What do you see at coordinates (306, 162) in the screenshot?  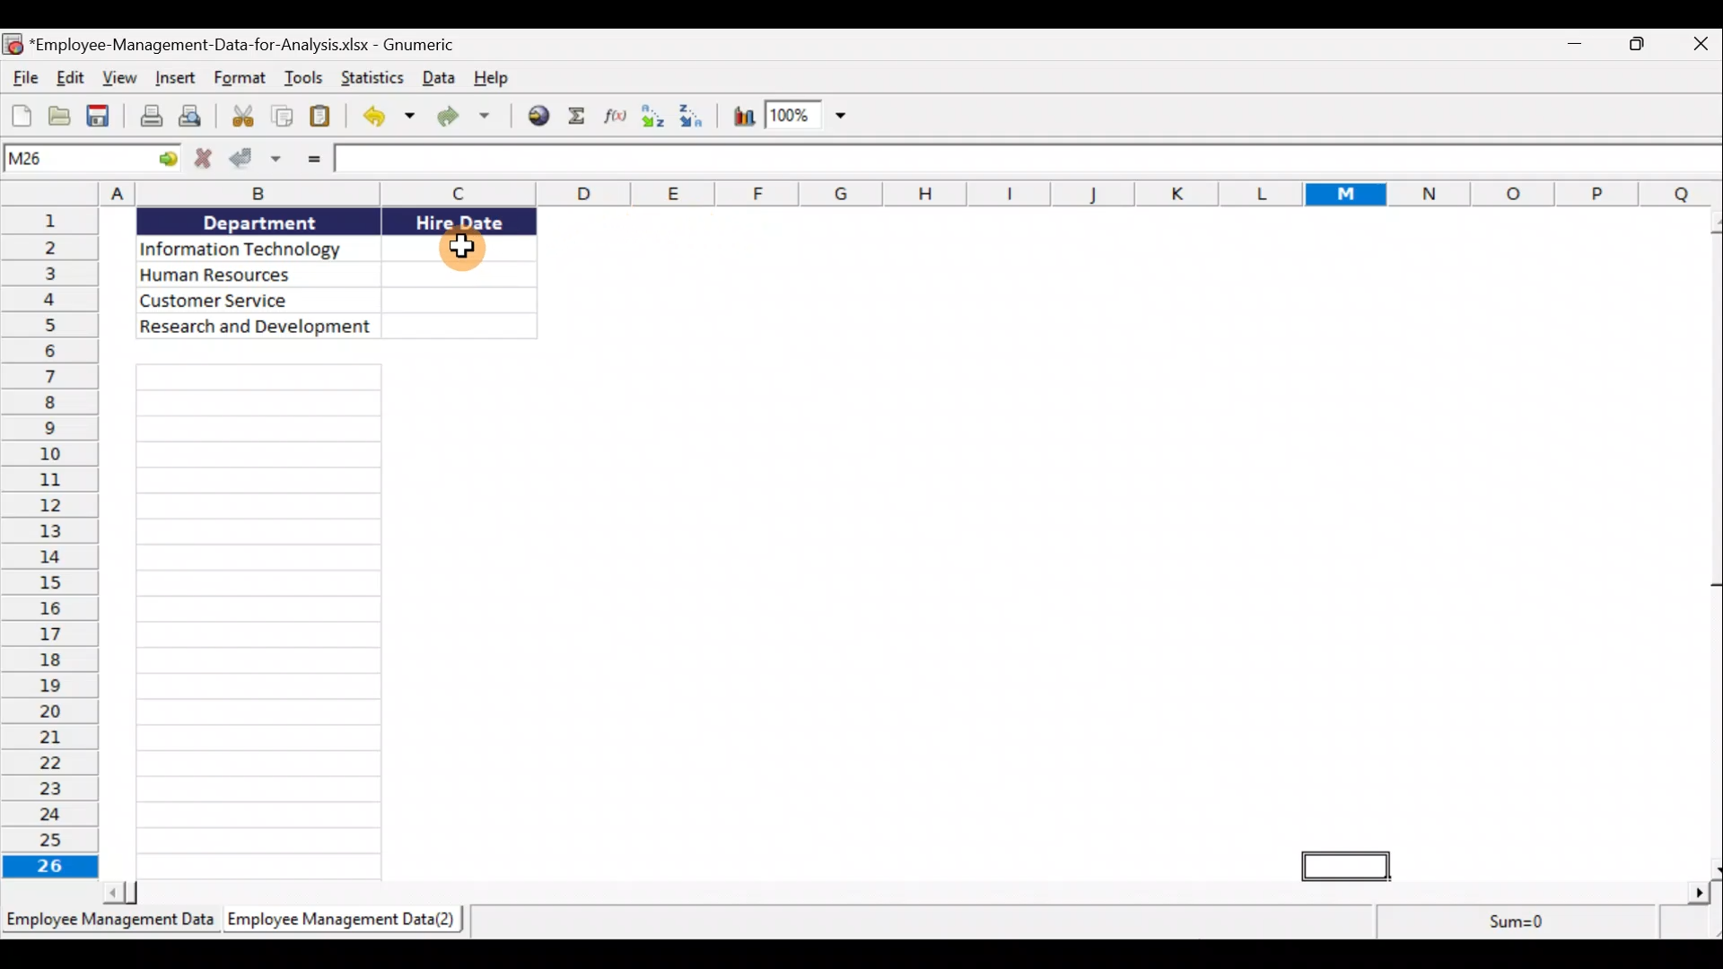 I see `Enter formula` at bounding box center [306, 162].